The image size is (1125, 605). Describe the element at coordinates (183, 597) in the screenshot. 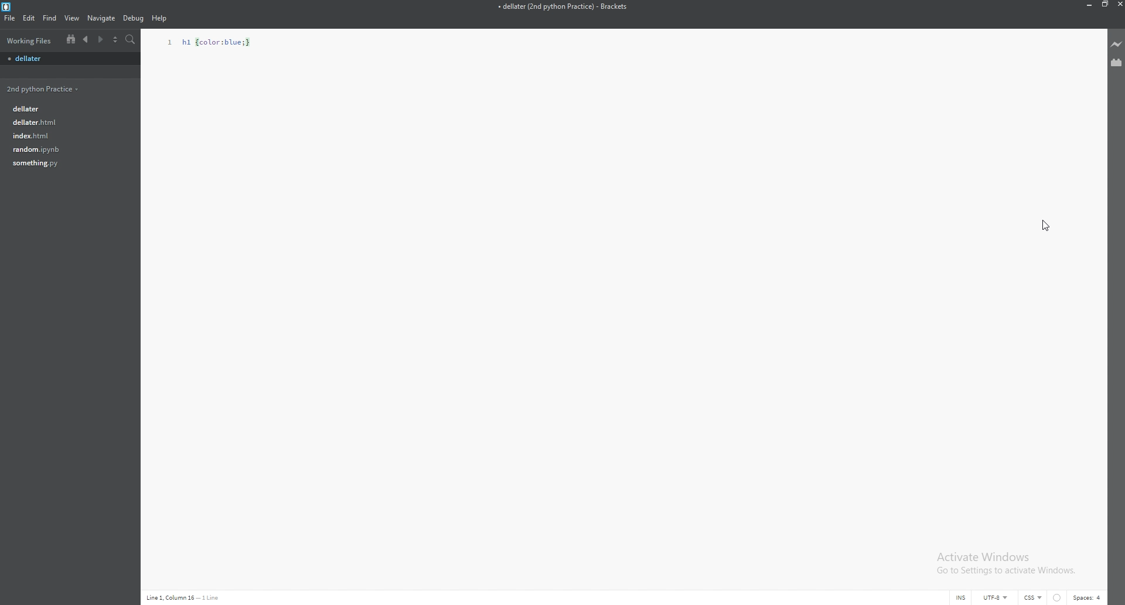

I see `description` at that location.